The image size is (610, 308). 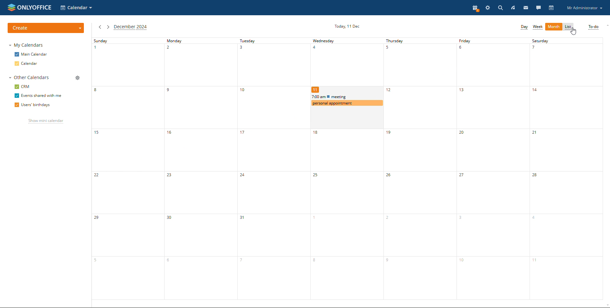 I want to click on calender, so click(x=200, y=169).